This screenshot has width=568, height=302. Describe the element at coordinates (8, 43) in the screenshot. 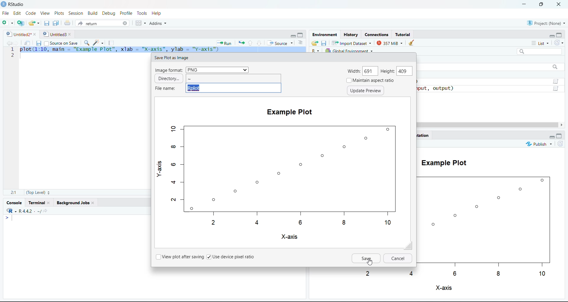

I see `Go back to the previous source location (Ctrl + F9)` at that location.